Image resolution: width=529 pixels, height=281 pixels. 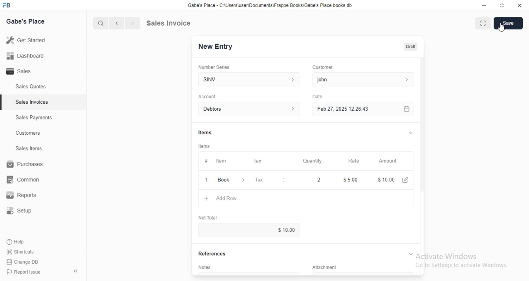 What do you see at coordinates (248, 109) in the screenshot?
I see `Debtors >` at bounding box center [248, 109].